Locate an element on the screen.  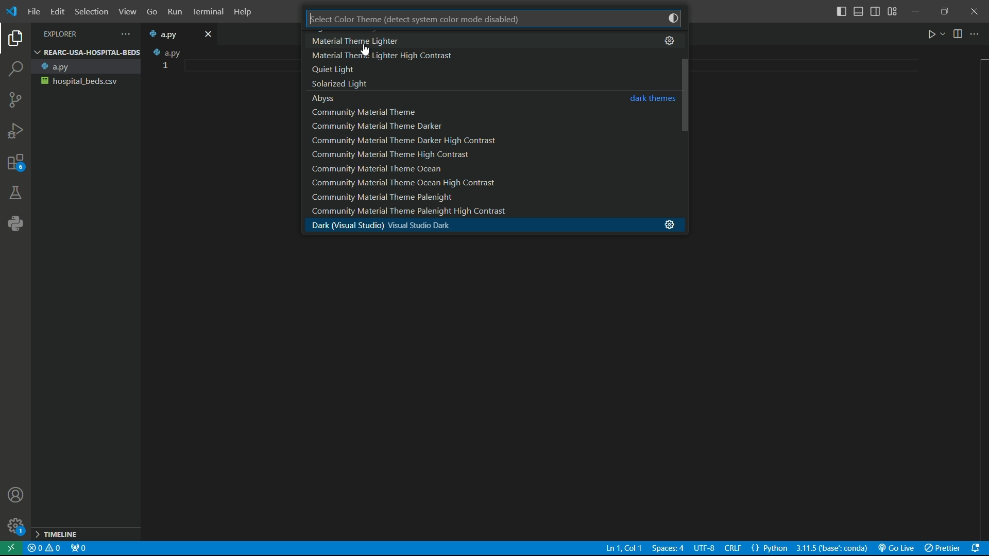
hospital_beds.csv  is located at coordinates (84, 81).